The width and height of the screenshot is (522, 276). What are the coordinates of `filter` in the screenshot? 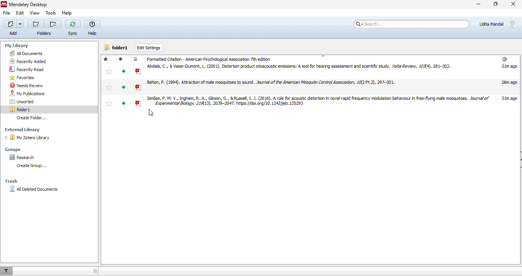 It's located at (5, 270).